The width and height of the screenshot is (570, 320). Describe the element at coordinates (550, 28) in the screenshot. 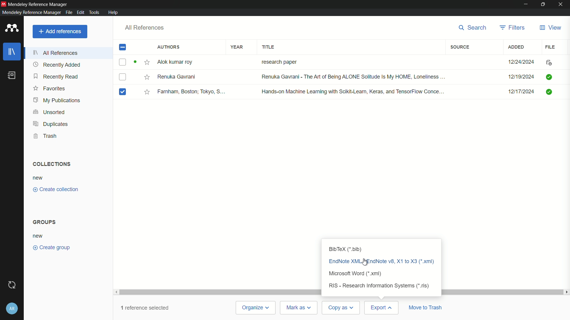

I see `view` at that location.